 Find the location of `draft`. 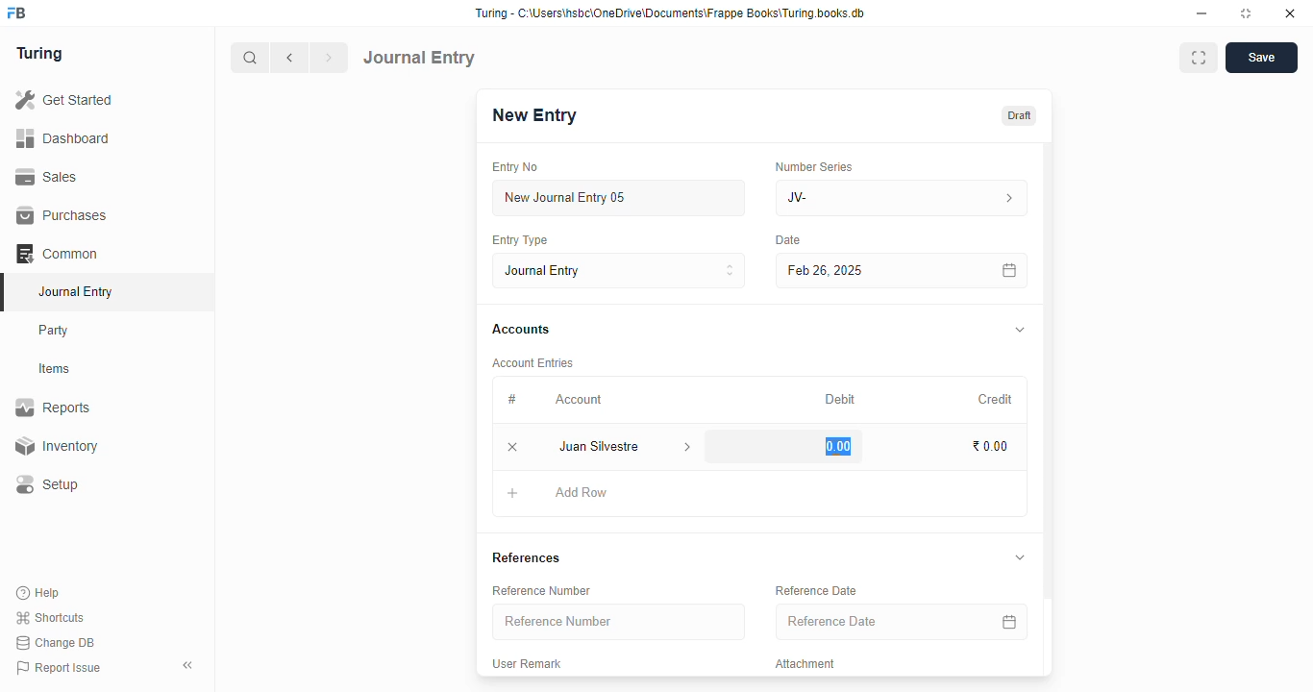

draft is located at coordinates (1018, 115).